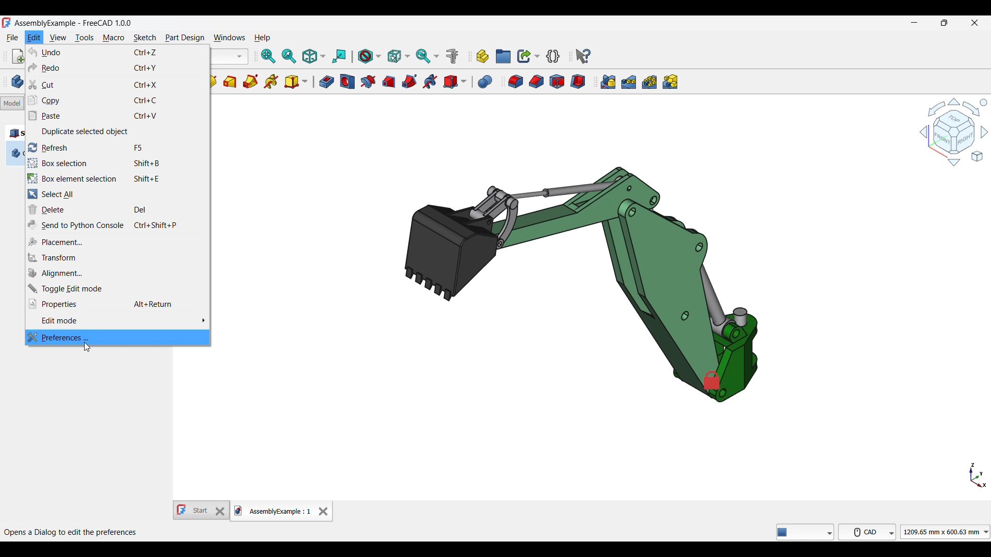 The width and height of the screenshot is (991, 557). I want to click on Duplicate selected object, so click(119, 132).